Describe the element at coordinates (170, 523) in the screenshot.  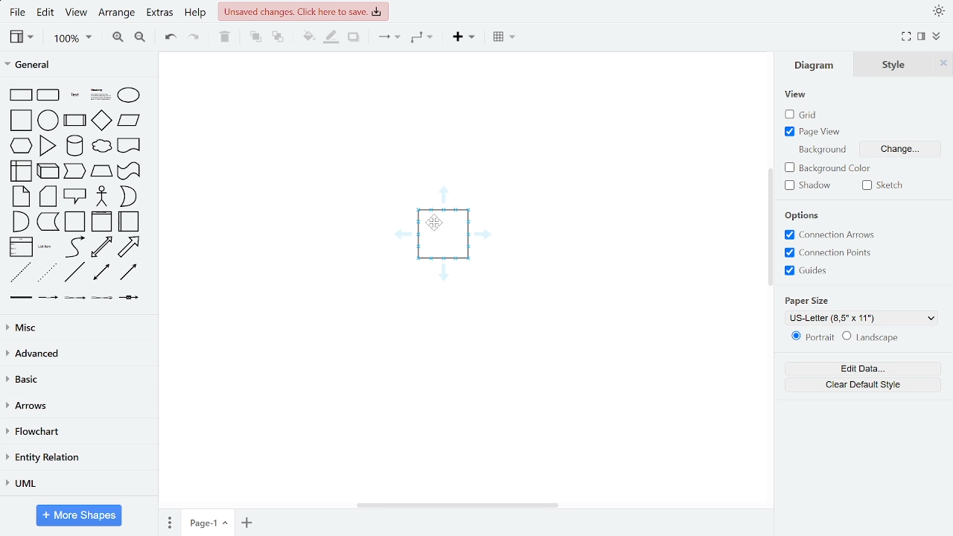
I see `pages` at that location.